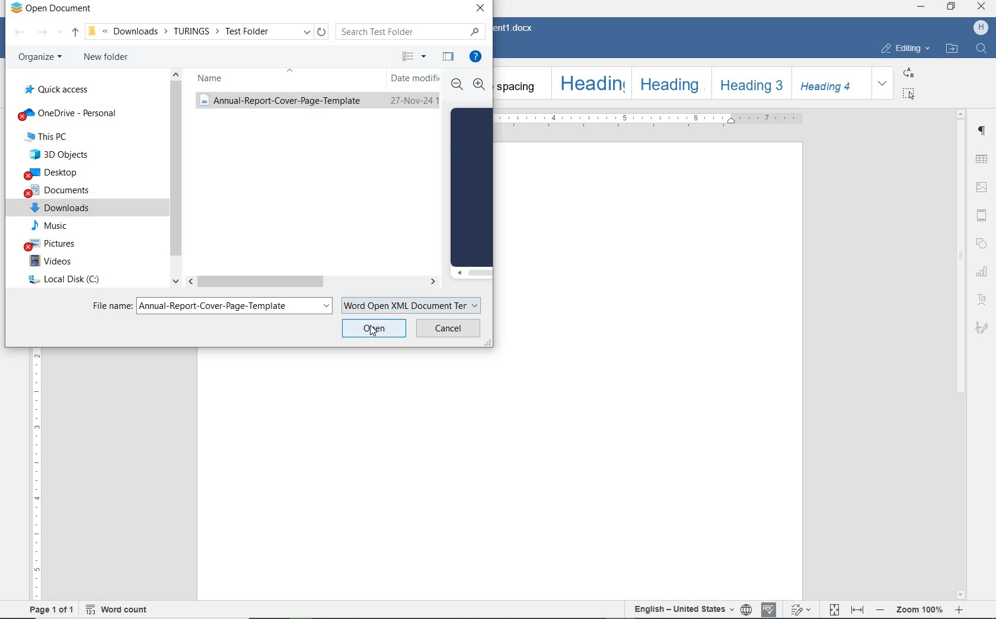 The image size is (996, 619). I want to click on NAME, so click(212, 78).